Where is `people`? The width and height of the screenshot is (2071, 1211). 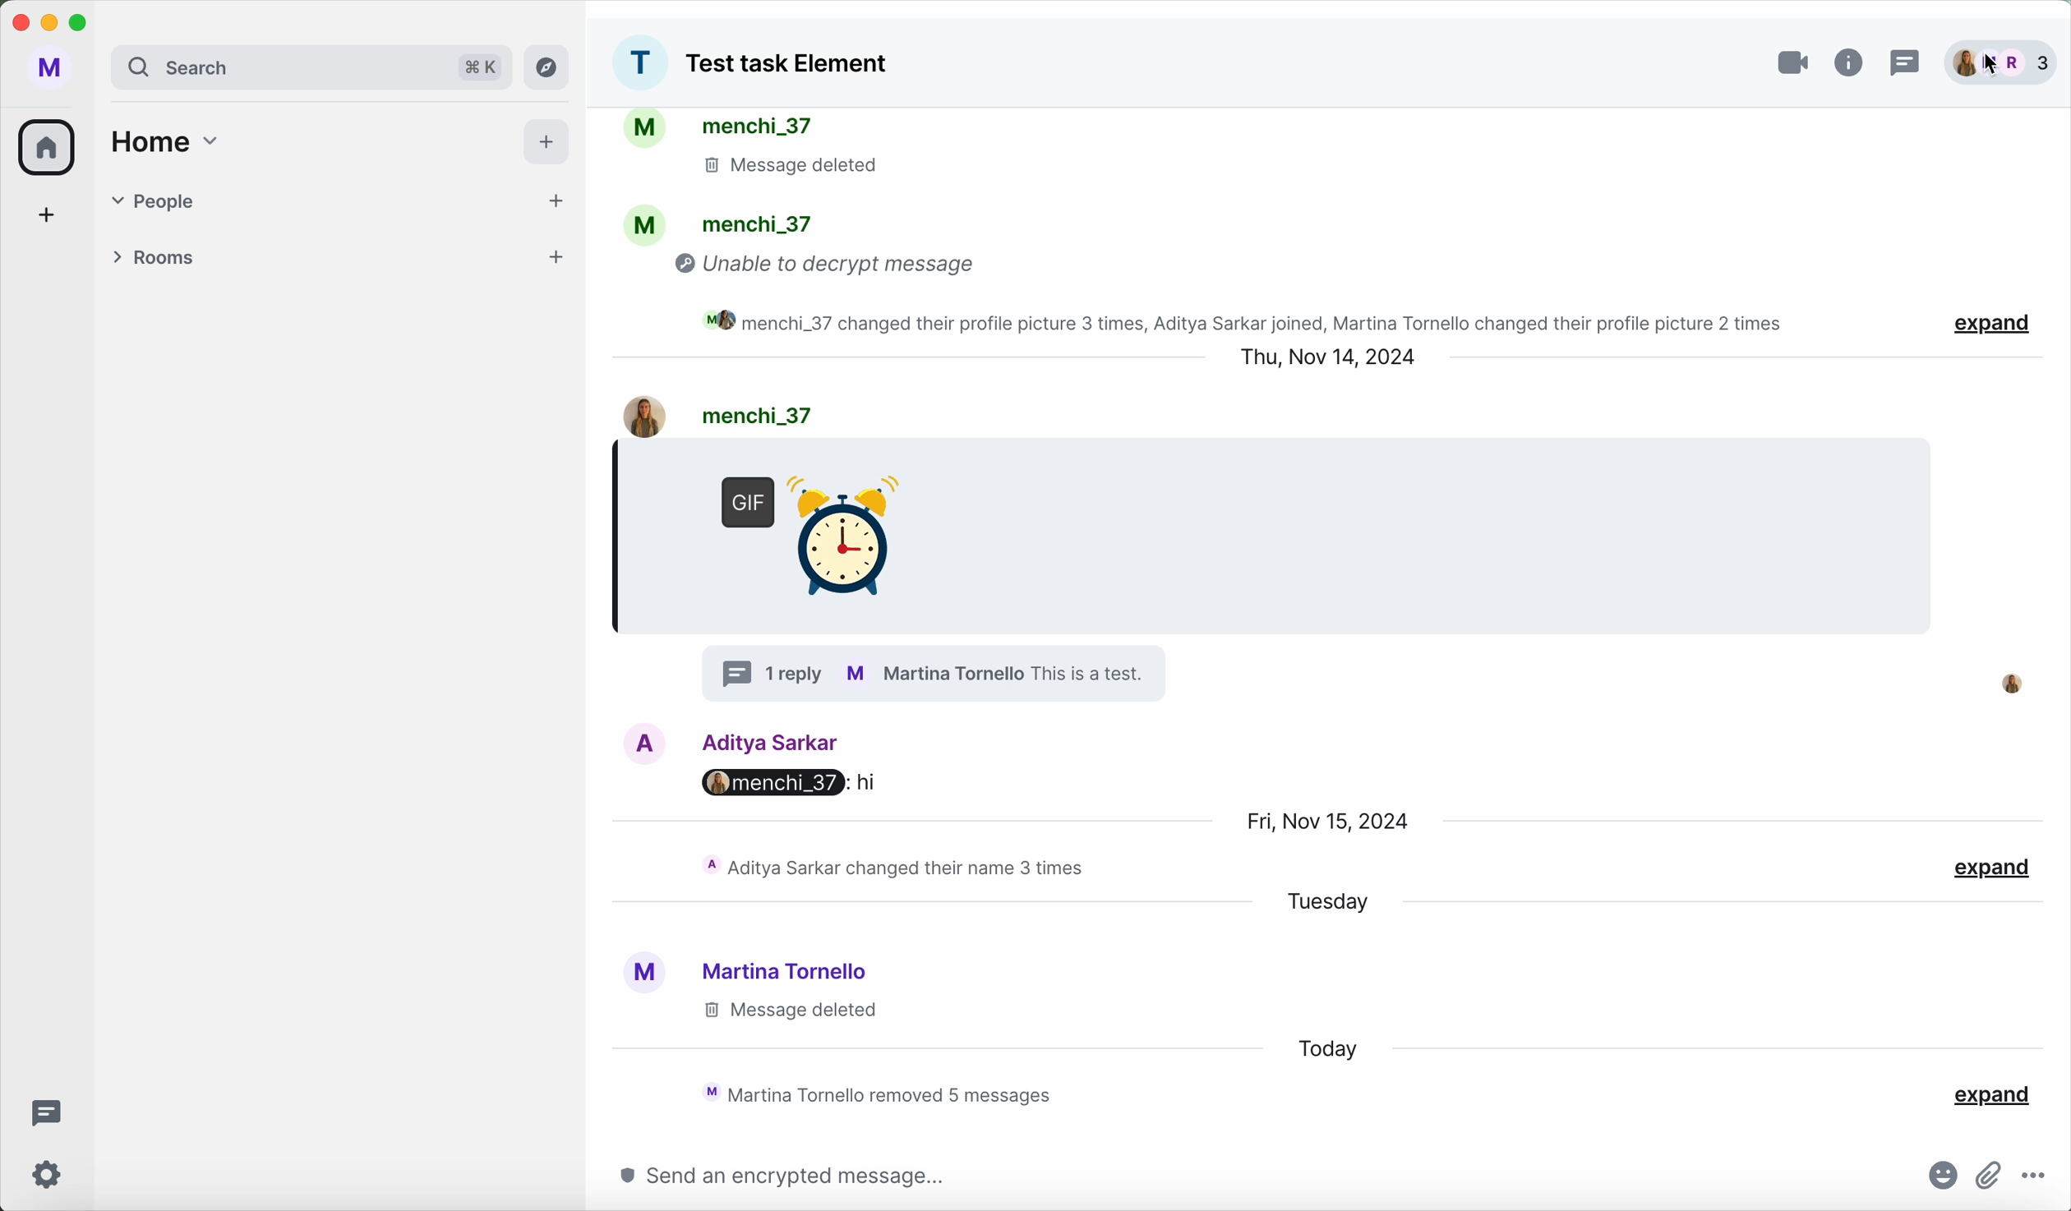
people is located at coordinates (751, 224).